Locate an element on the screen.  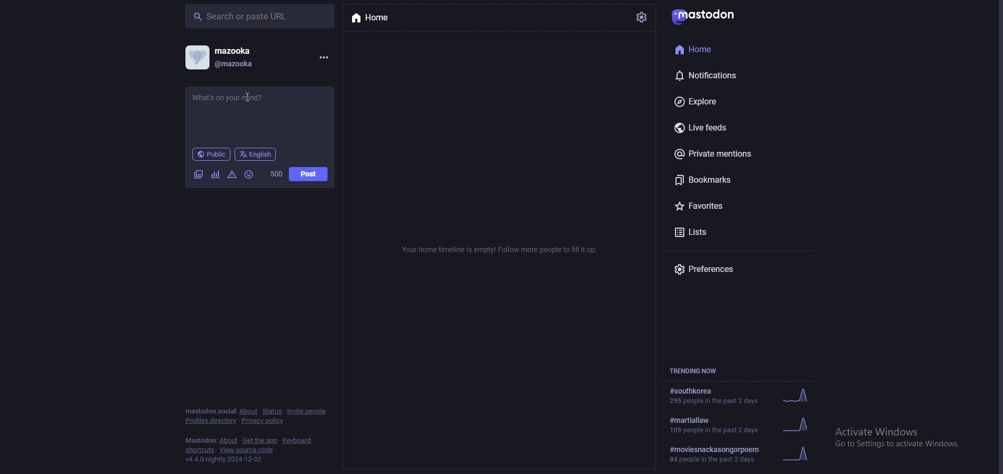
private mentions is located at coordinates (730, 153).